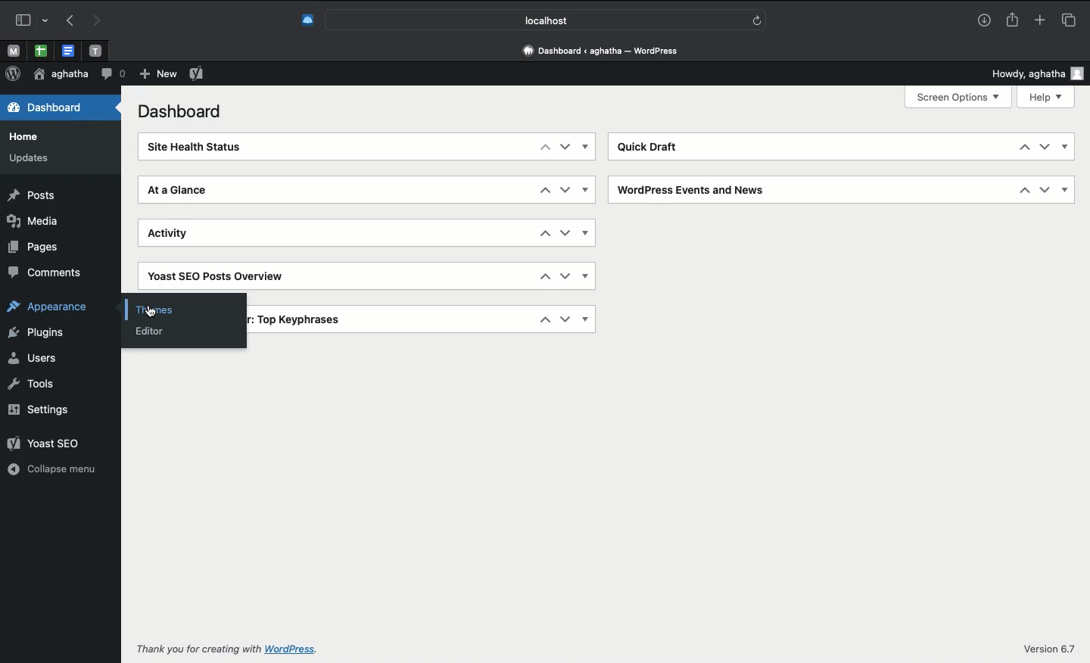 The height and width of the screenshot is (663, 1090). I want to click on Show, so click(586, 319).